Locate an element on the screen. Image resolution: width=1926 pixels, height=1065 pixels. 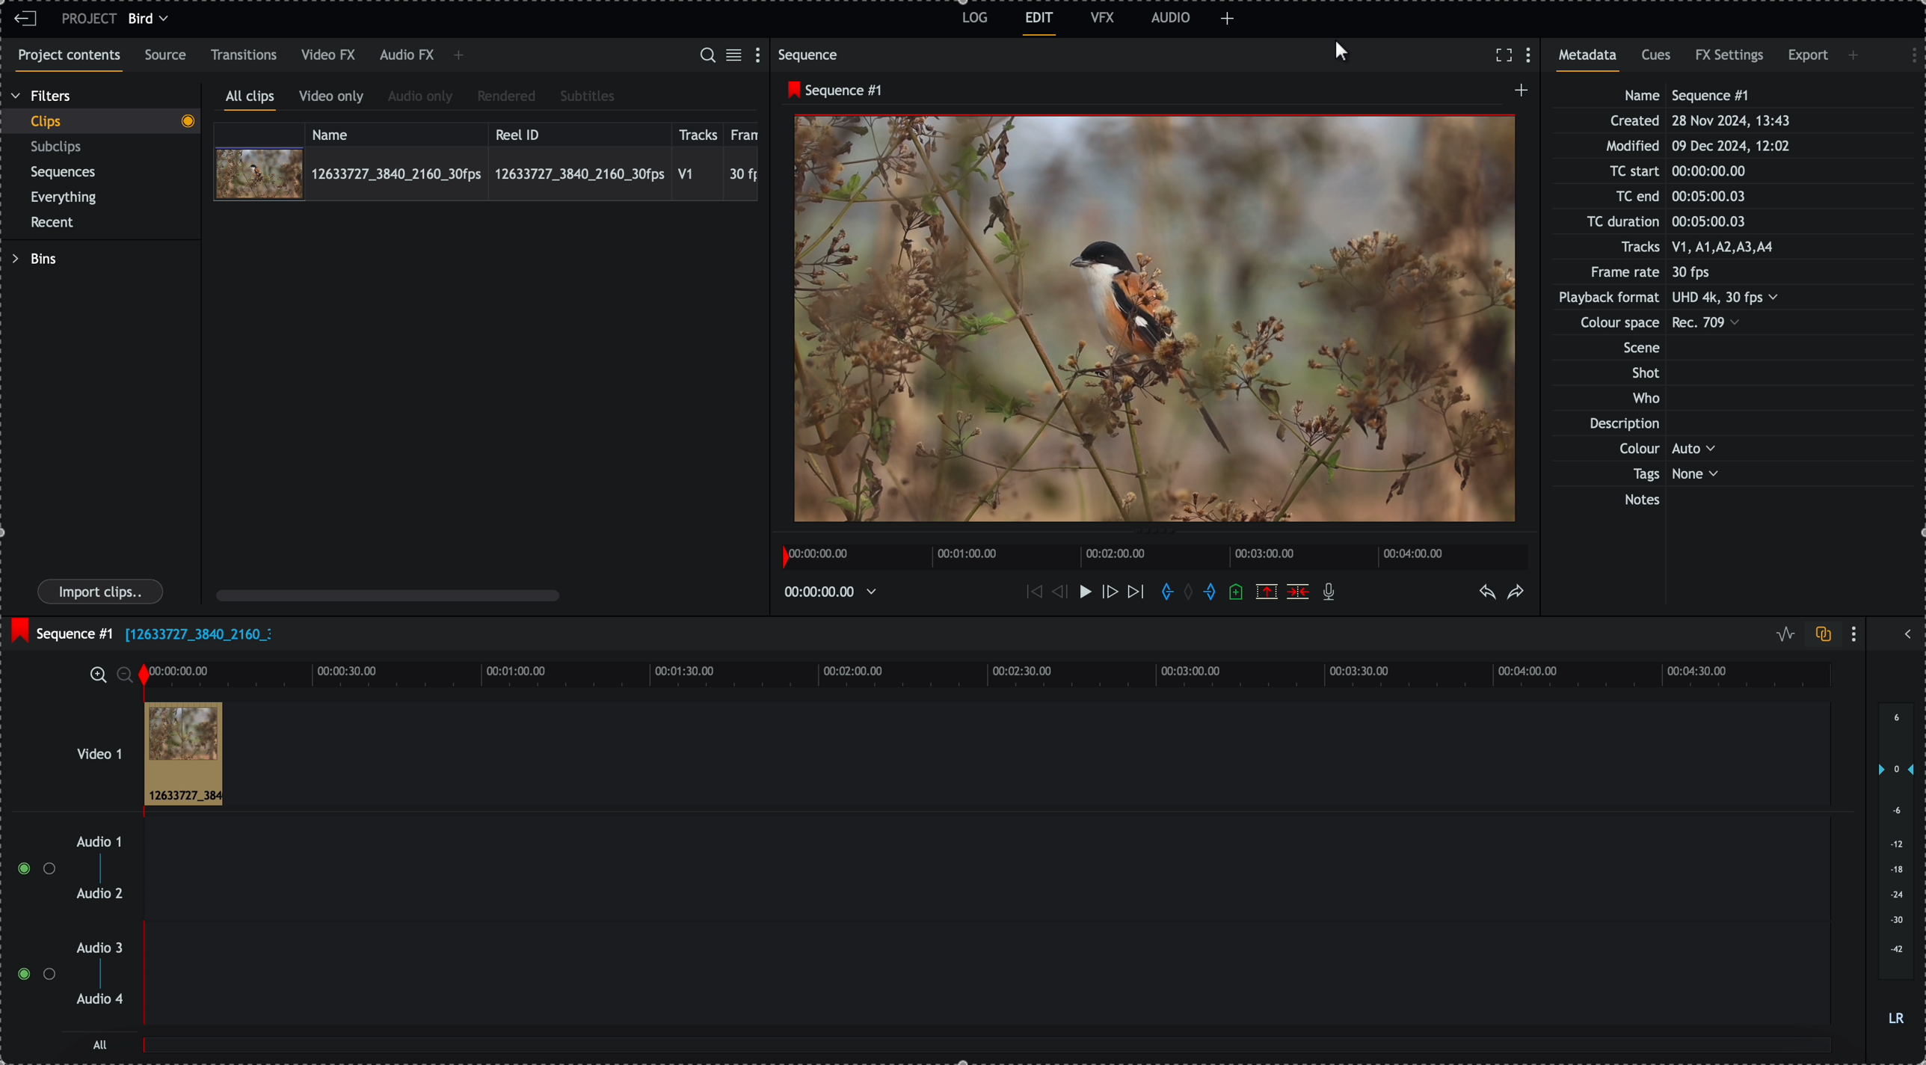
add panel is located at coordinates (1856, 55).